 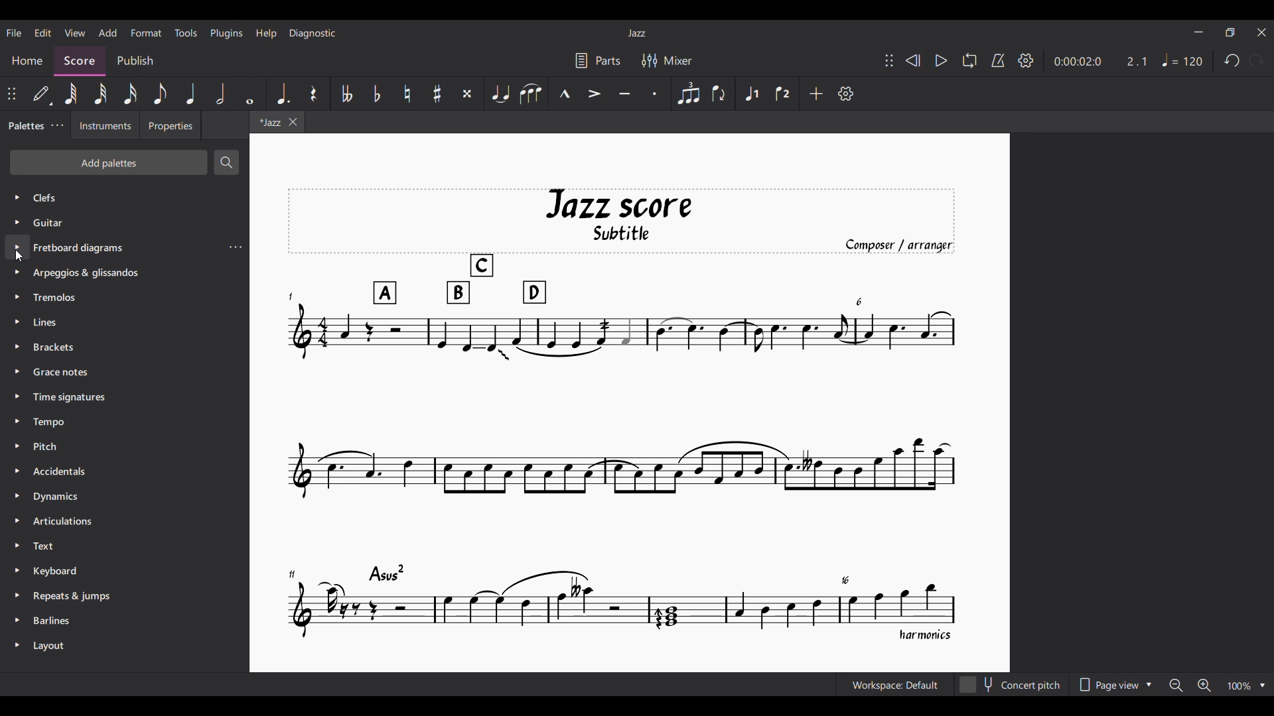 I want to click on Instruments, so click(x=106, y=125).